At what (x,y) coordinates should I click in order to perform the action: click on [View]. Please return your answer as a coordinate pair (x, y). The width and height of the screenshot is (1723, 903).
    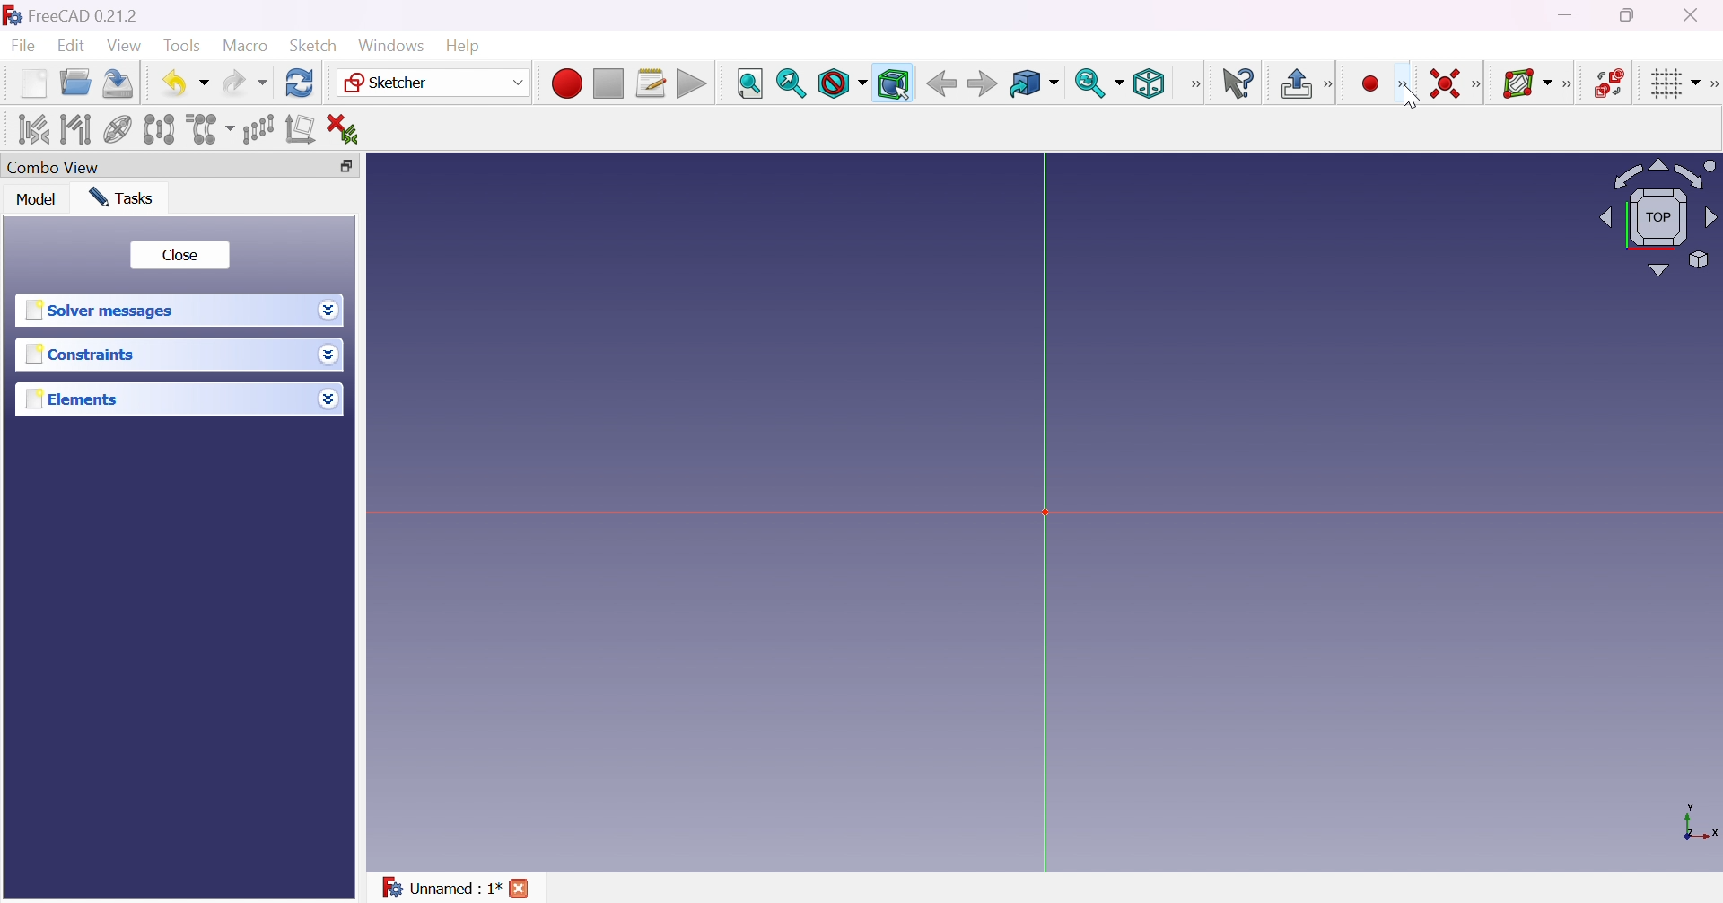
    Looking at the image, I should click on (1194, 84).